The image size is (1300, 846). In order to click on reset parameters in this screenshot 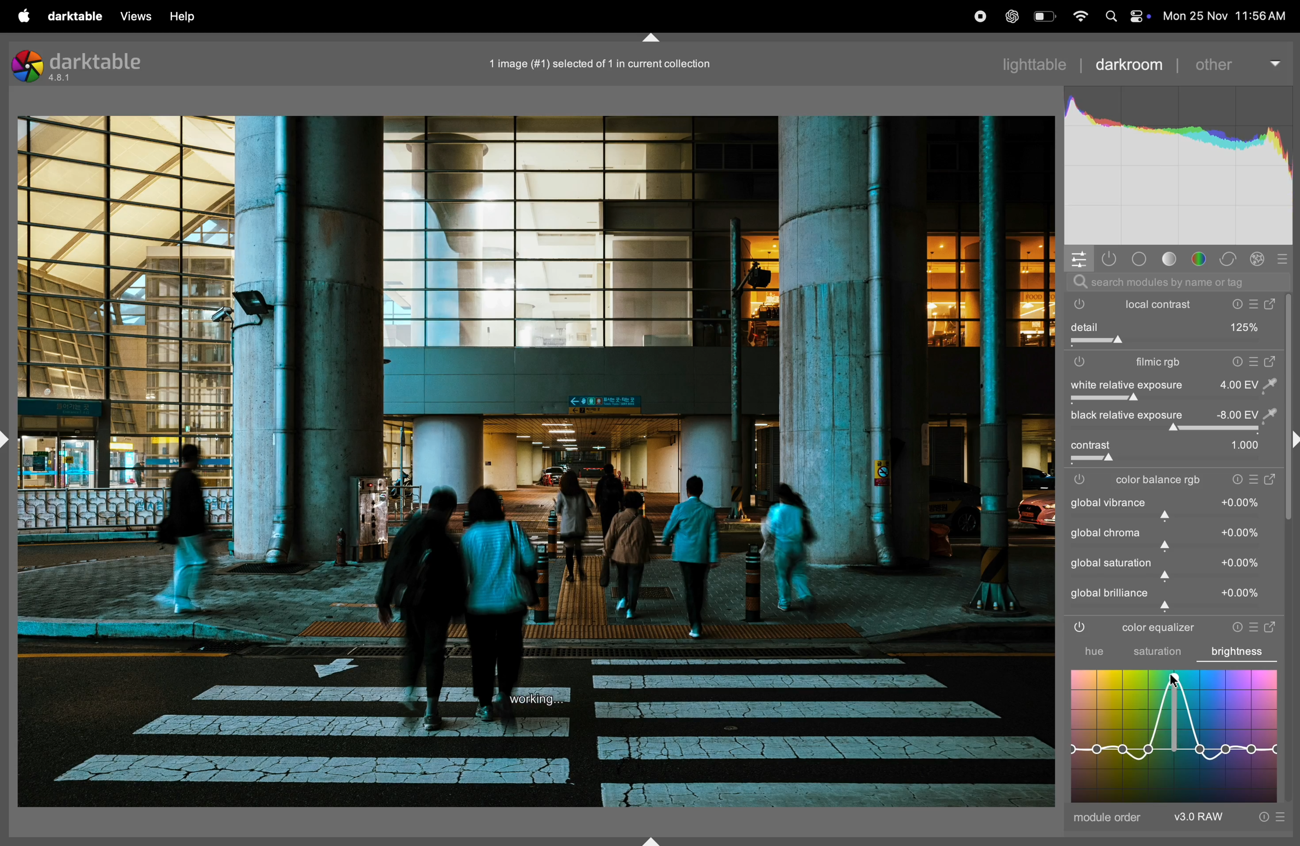, I will do `click(1232, 626)`.